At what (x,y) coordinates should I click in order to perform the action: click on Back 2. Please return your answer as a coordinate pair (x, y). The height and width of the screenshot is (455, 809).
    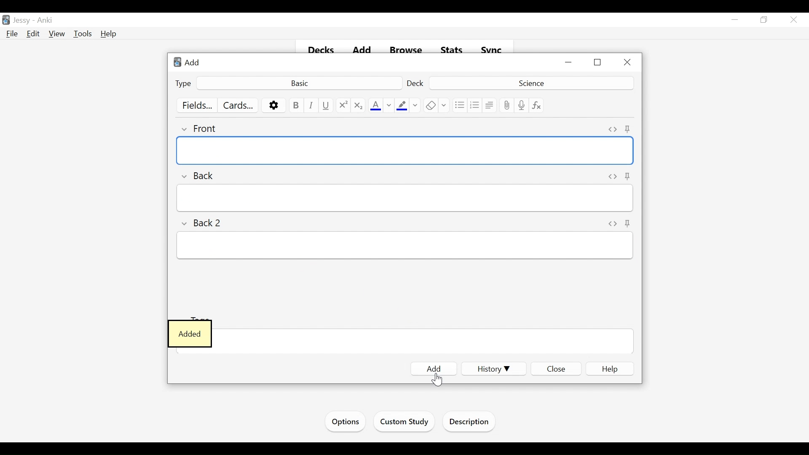
    Looking at the image, I should click on (204, 222).